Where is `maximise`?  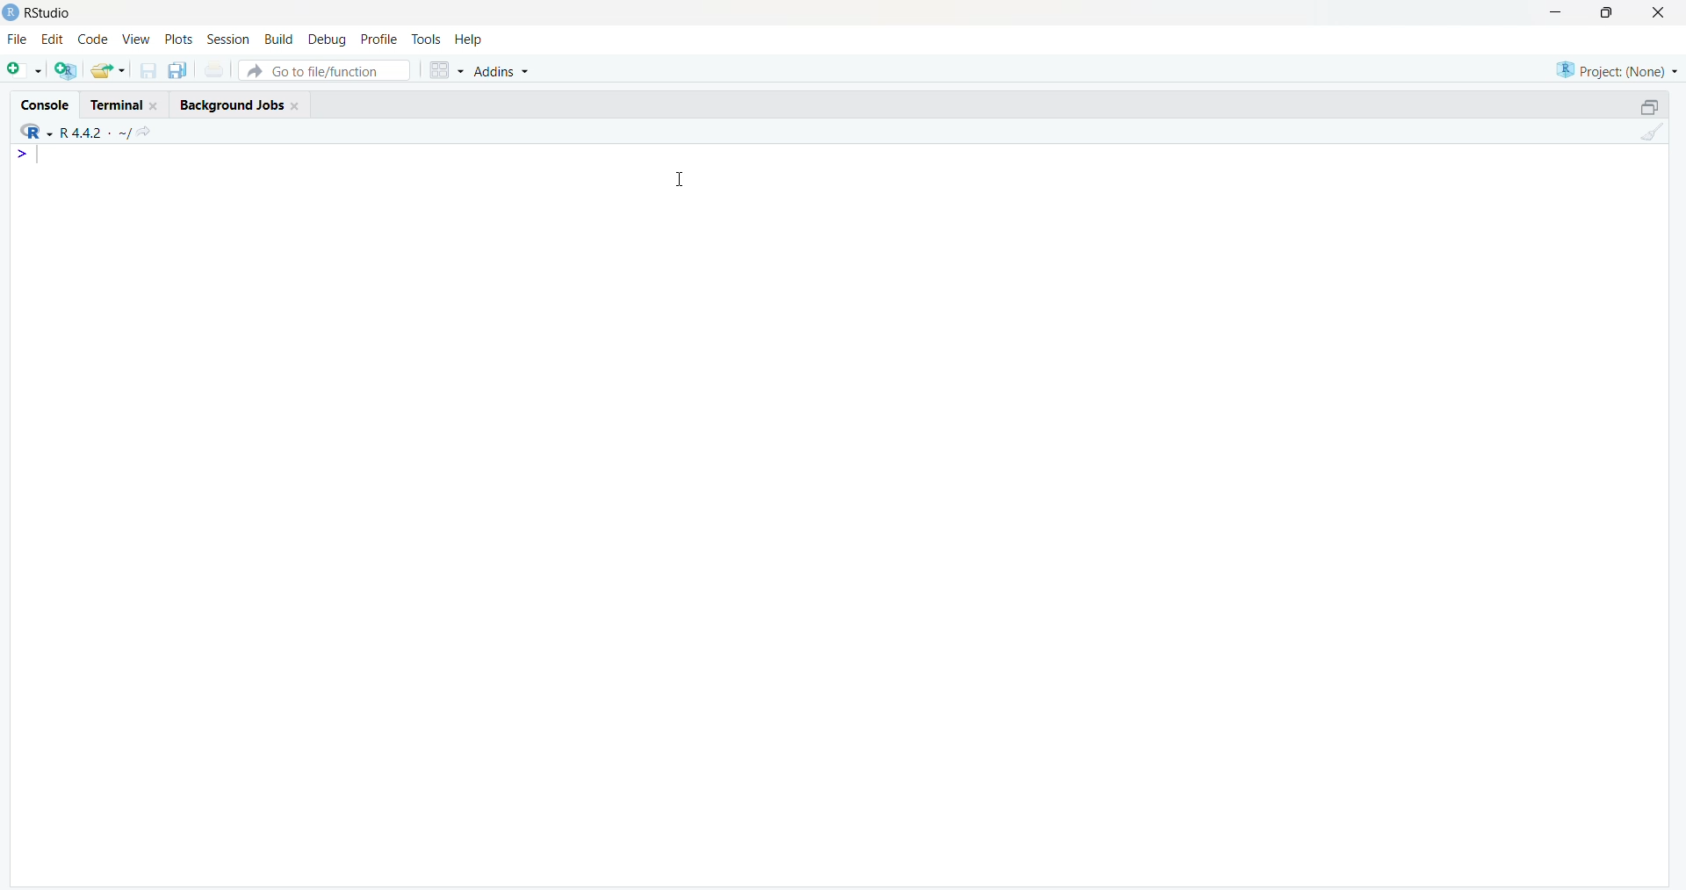 maximise is located at coordinates (1607, 12).